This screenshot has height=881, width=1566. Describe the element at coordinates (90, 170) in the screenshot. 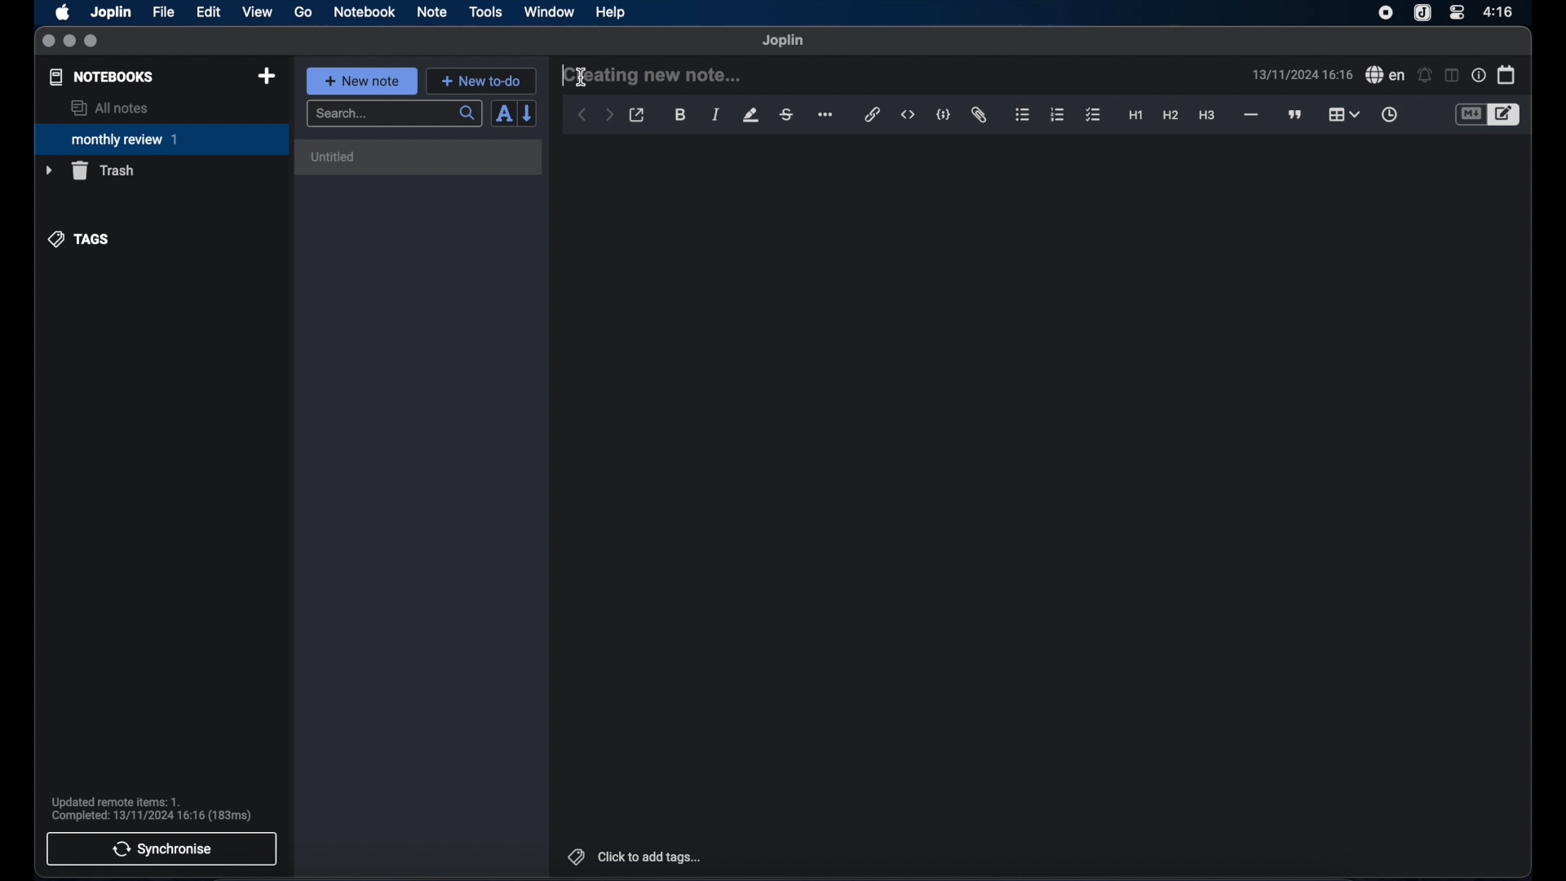

I see `trash` at that location.